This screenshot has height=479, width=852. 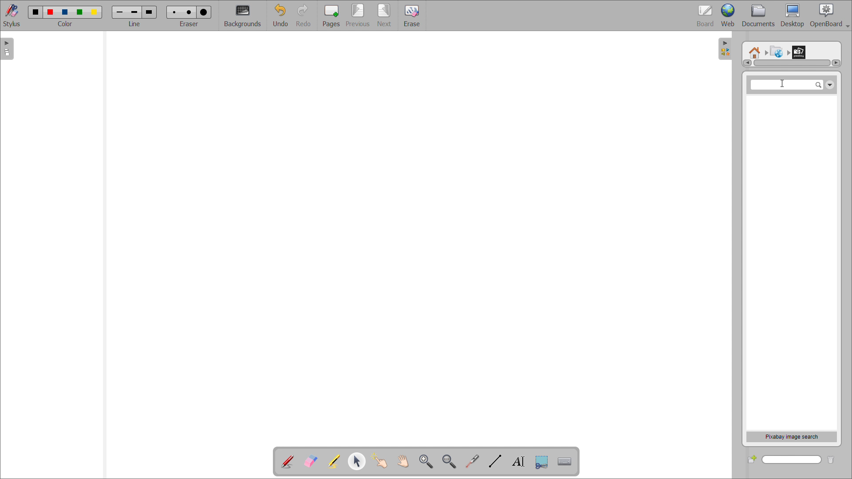 I want to click on Web search, so click(x=775, y=50).